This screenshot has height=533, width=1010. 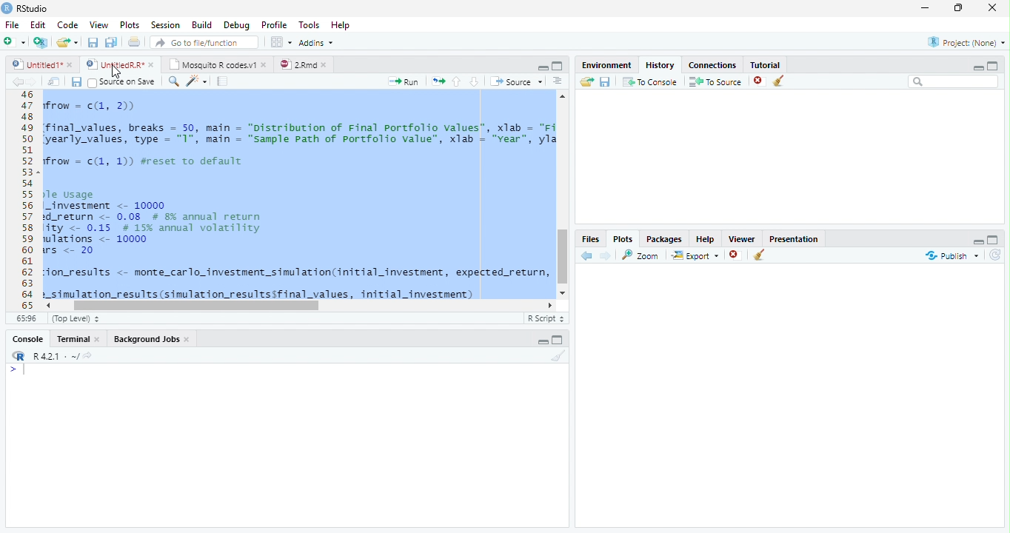 What do you see at coordinates (563, 98) in the screenshot?
I see `Scroll Up` at bounding box center [563, 98].